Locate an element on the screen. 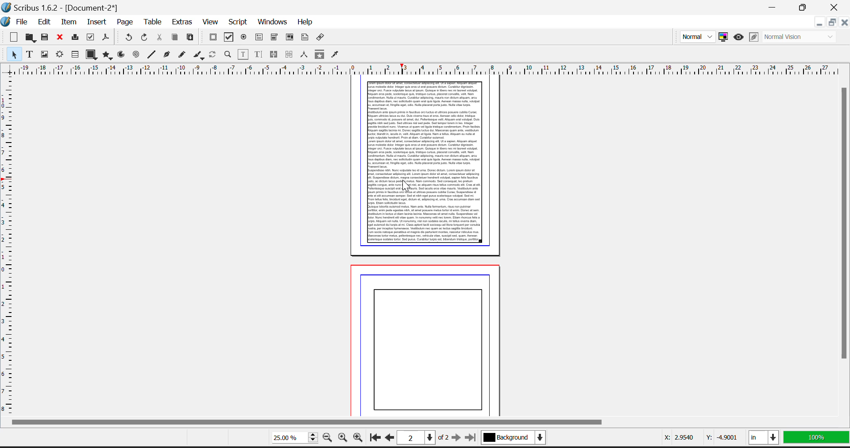 Image resolution: width=850 pixels, height=448 pixels. Link Text Frames is located at coordinates (274, 54).